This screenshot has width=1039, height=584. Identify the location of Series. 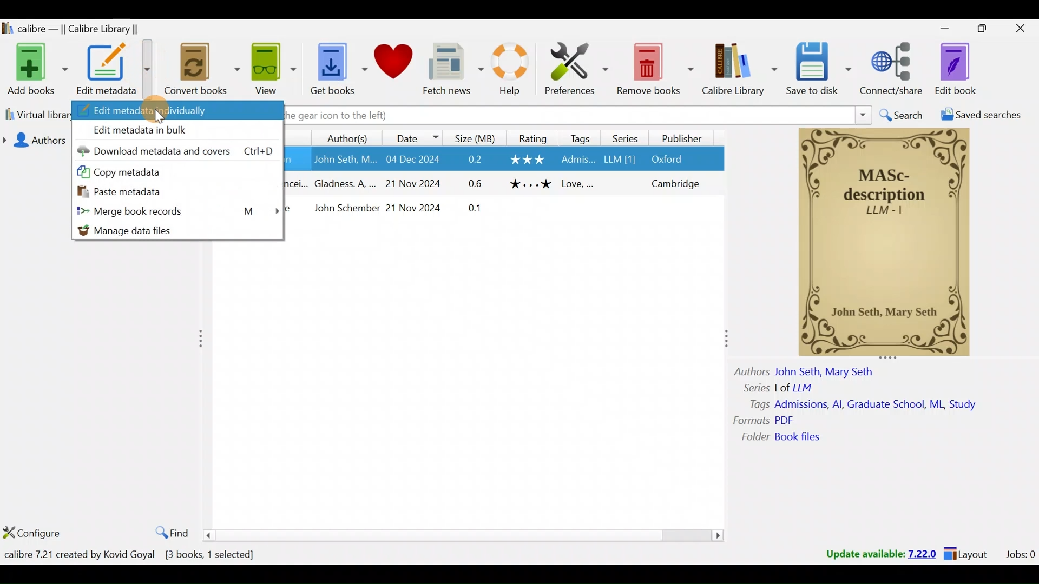
(629, 137).